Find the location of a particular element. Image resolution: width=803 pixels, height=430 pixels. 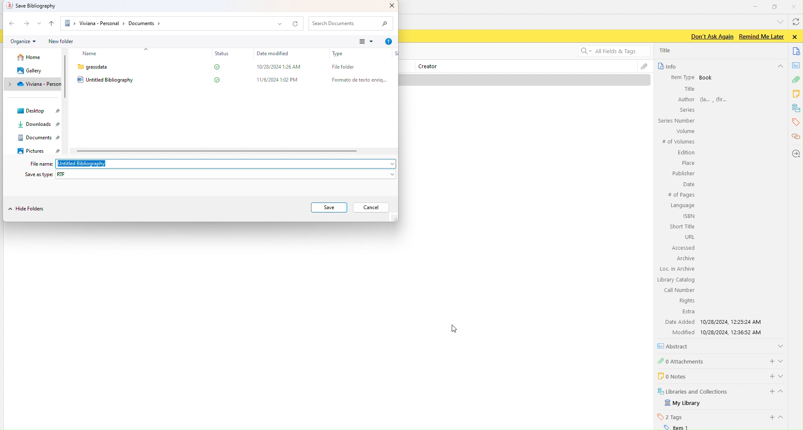

Save as type is located at coordinates (38, 174).